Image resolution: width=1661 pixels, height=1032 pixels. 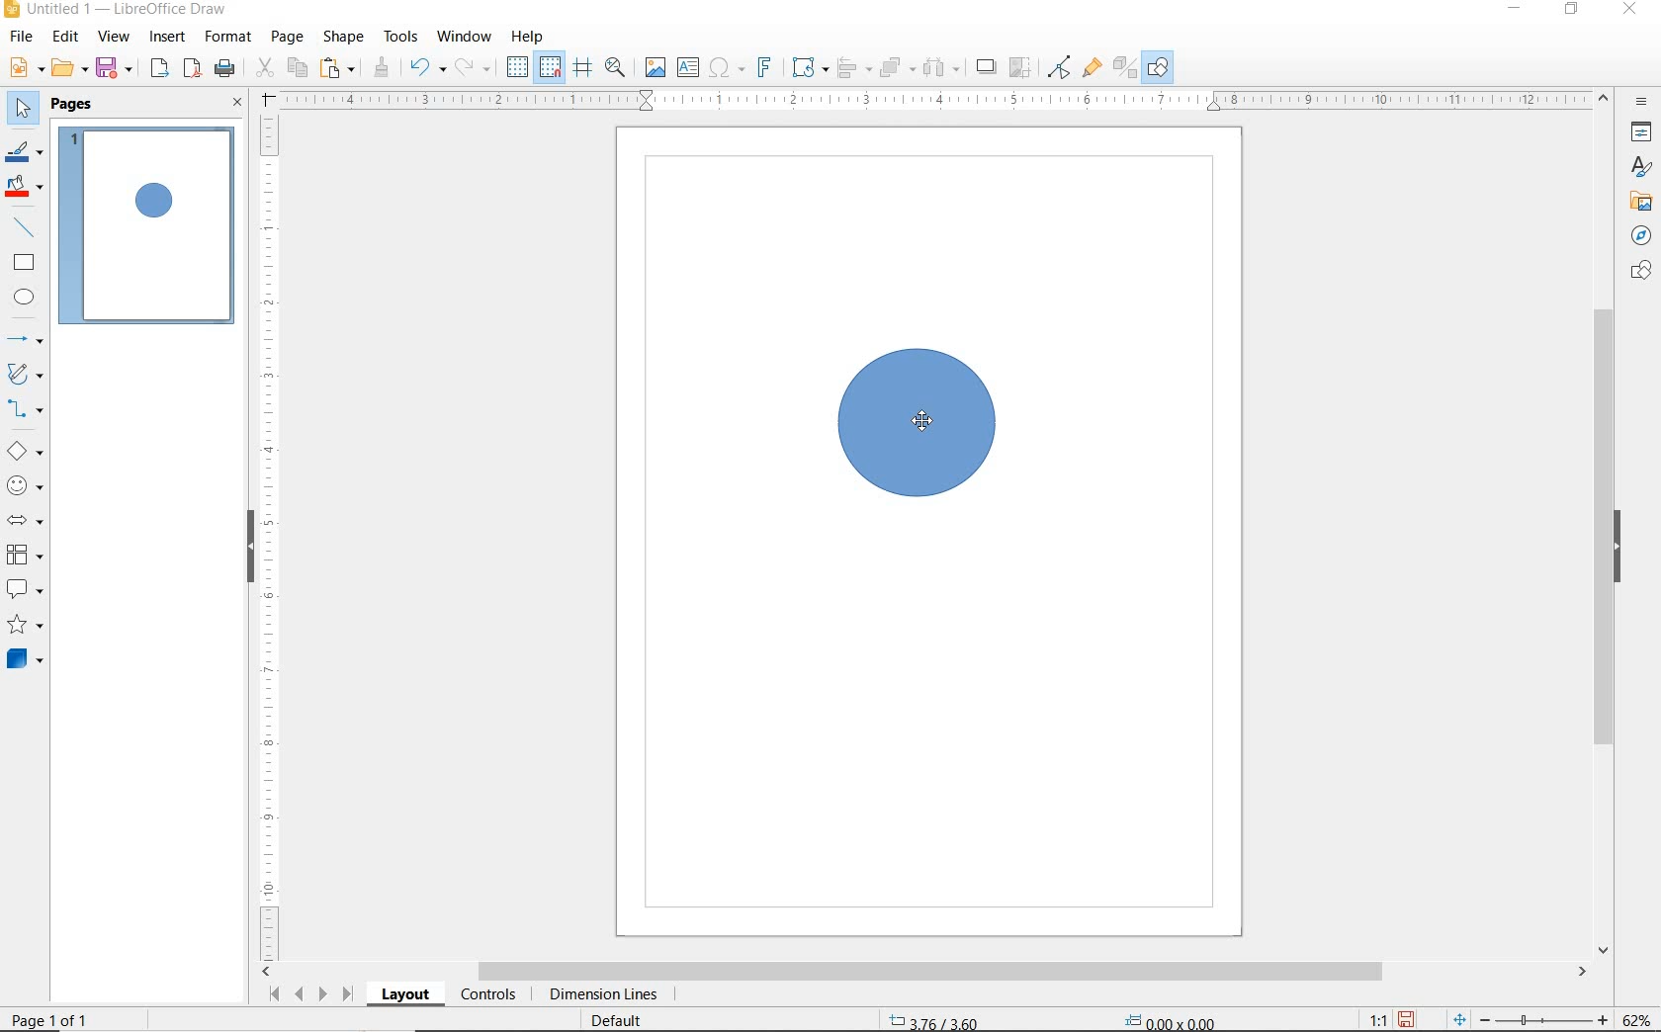 I want to click on FORMAT, so click(x=229, y=37).